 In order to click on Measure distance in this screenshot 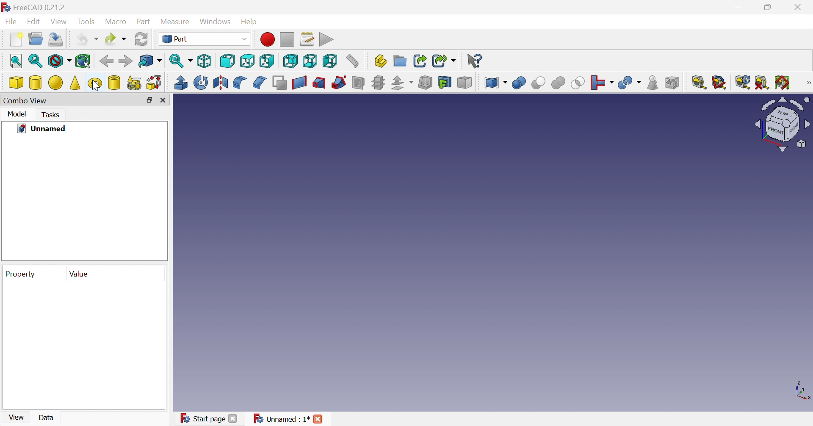, I will do `click(355, 61)`.